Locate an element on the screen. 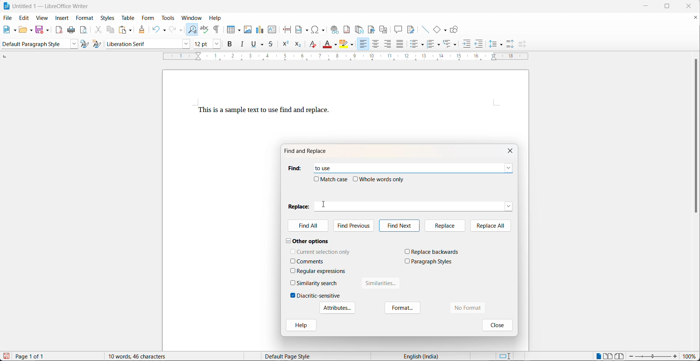  increase indent is located at coordinates (467, 45).